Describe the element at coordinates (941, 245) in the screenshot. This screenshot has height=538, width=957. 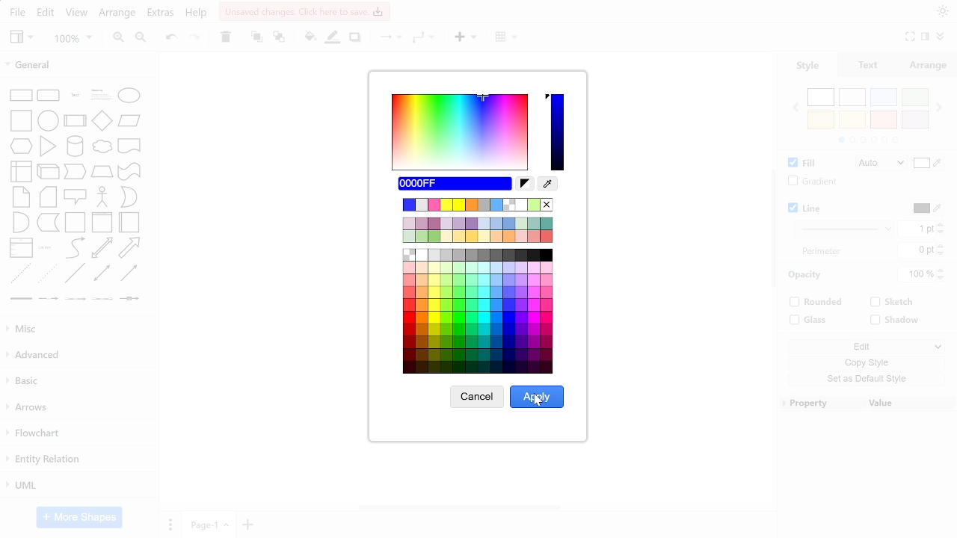
I see `increase perimeter` at that location.